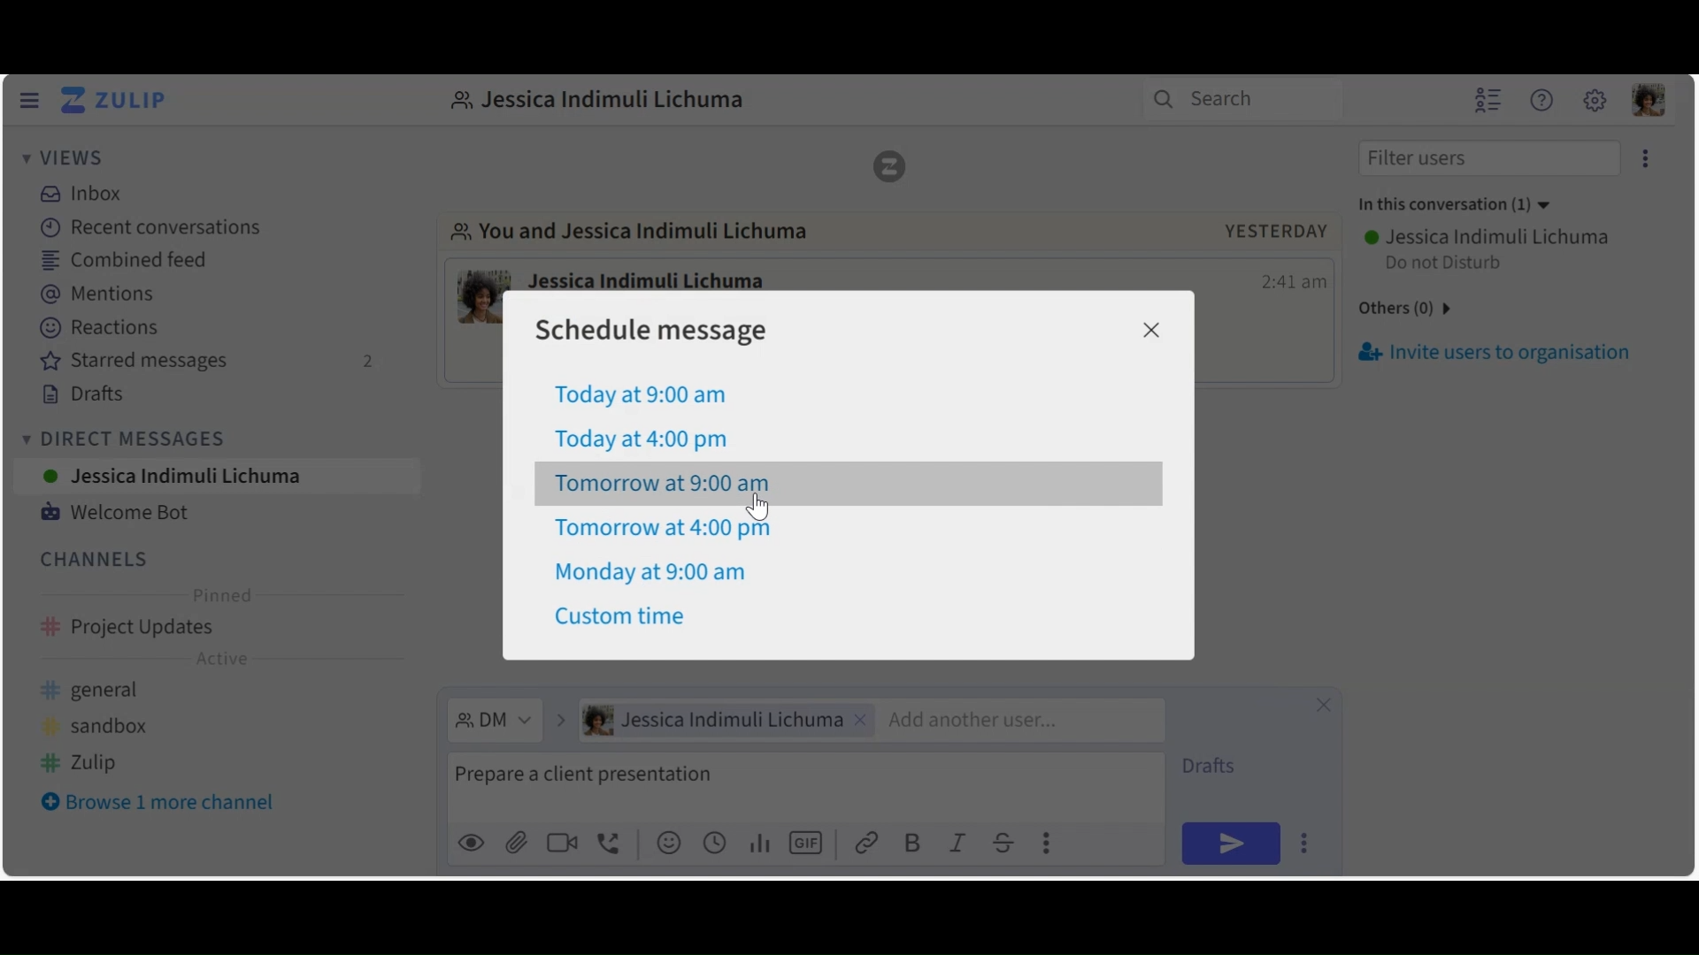 This screenshot has height=955, width=1699. I want to click on Active, so click(221, 661).